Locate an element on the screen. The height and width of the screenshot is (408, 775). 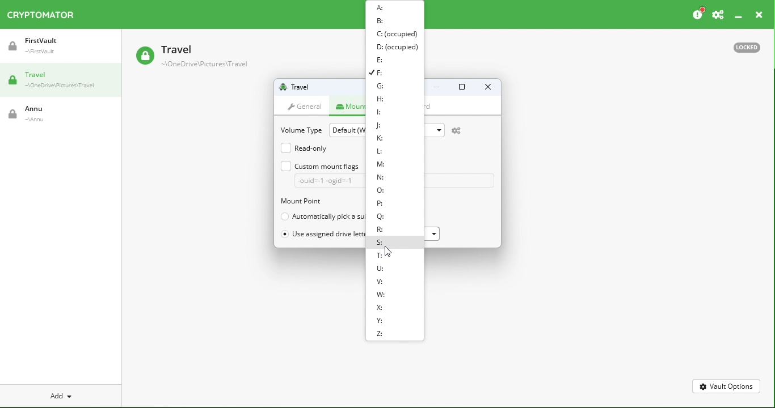
E: is located at coordinates (380, 58).